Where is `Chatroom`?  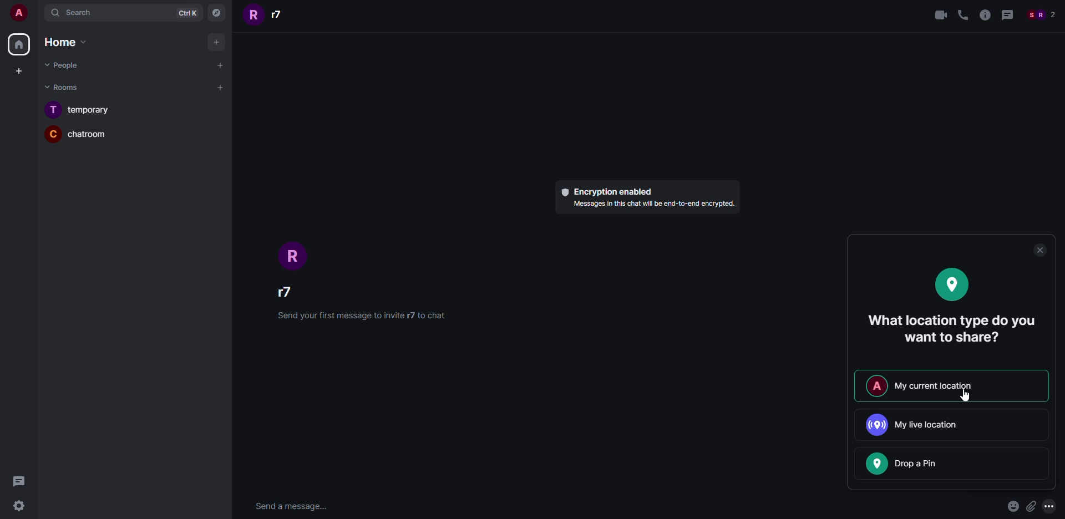 Chatroom is located at coordinates (78, 133).